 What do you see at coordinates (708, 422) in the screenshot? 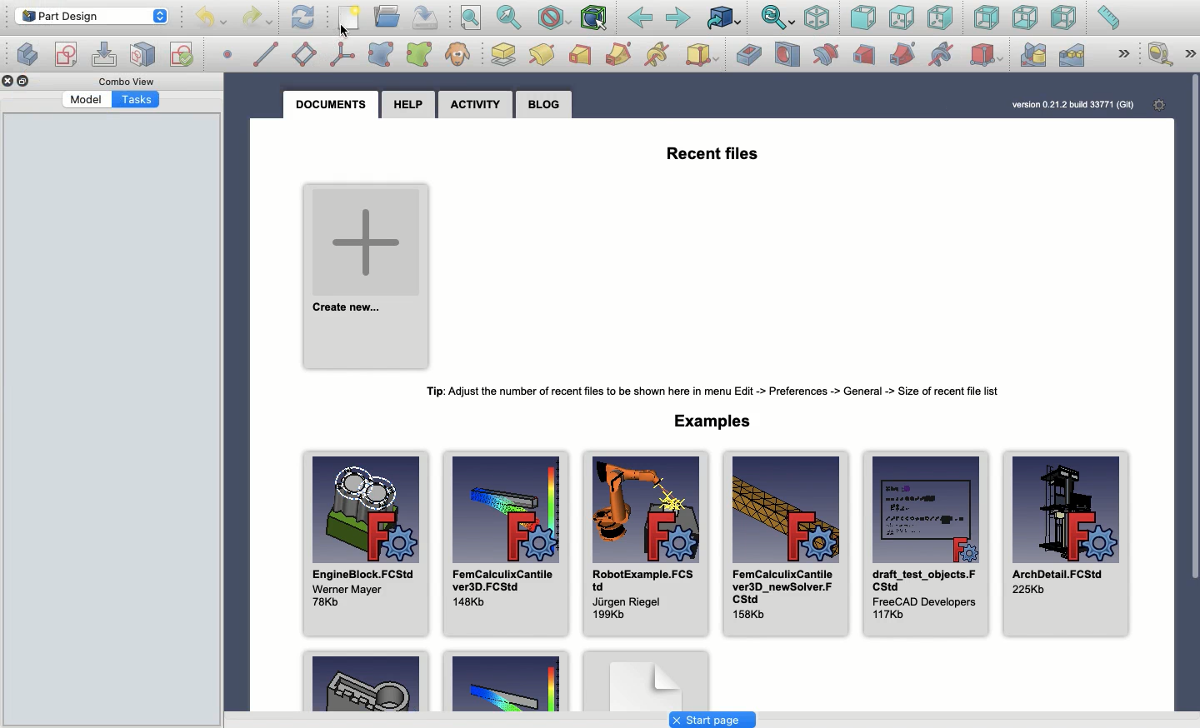
I see `Examples` at bounding box center [708, 422].